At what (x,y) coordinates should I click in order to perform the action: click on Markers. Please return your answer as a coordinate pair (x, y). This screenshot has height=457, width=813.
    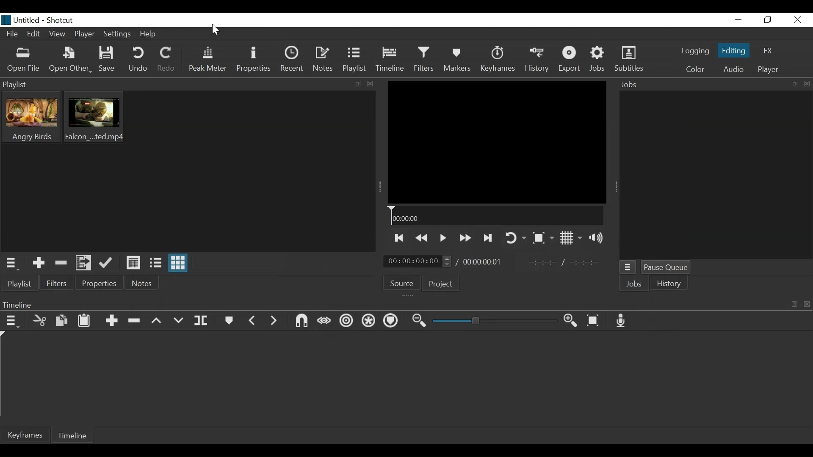
    Looking at the image, I should click on (458, 59).